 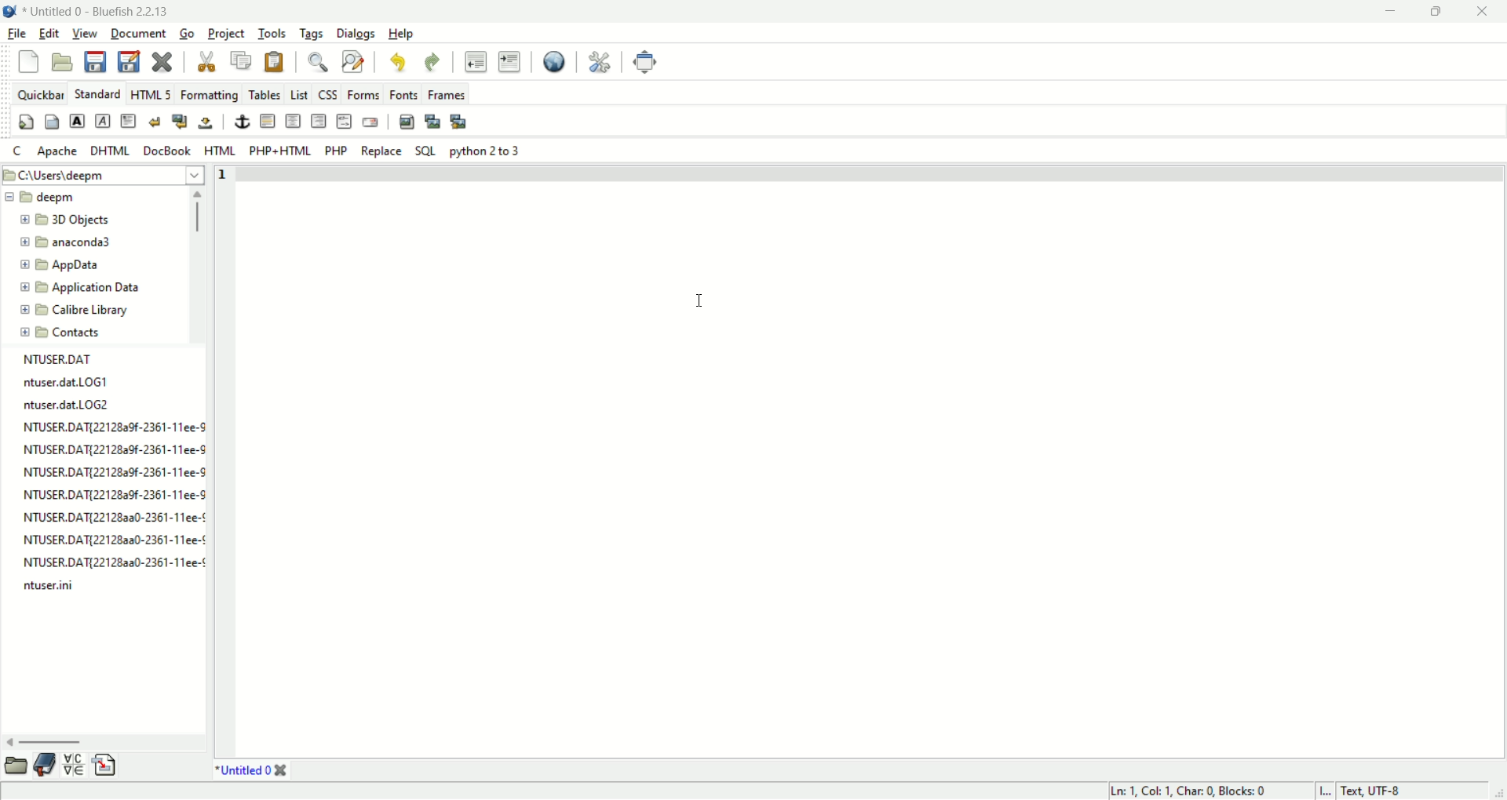 I want to click on NTUSER.DAT{22128aa0-2361-11ee-¢, so click(x=112, y=539).